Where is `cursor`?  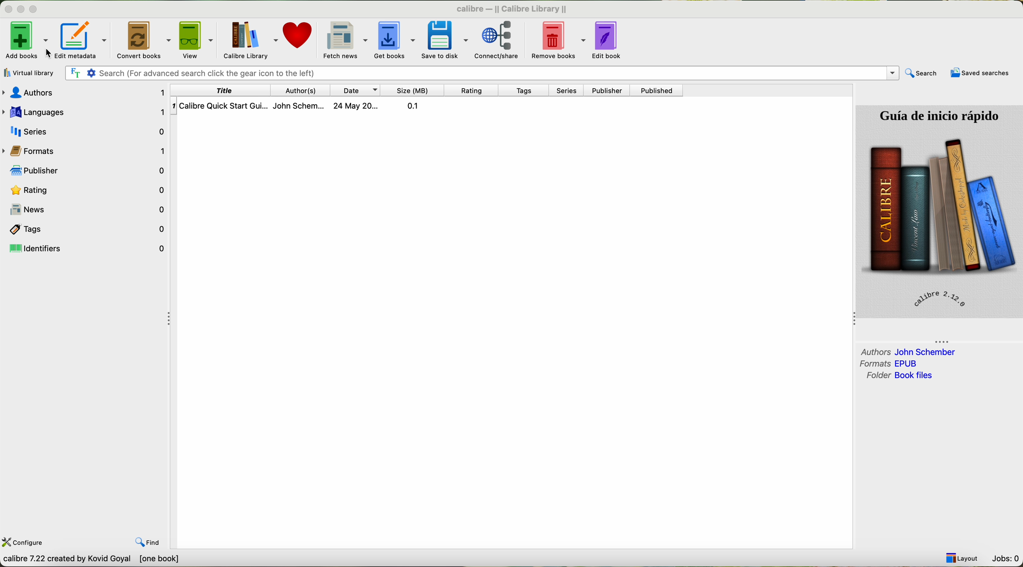
cursor is located at coordinates (41, 50).